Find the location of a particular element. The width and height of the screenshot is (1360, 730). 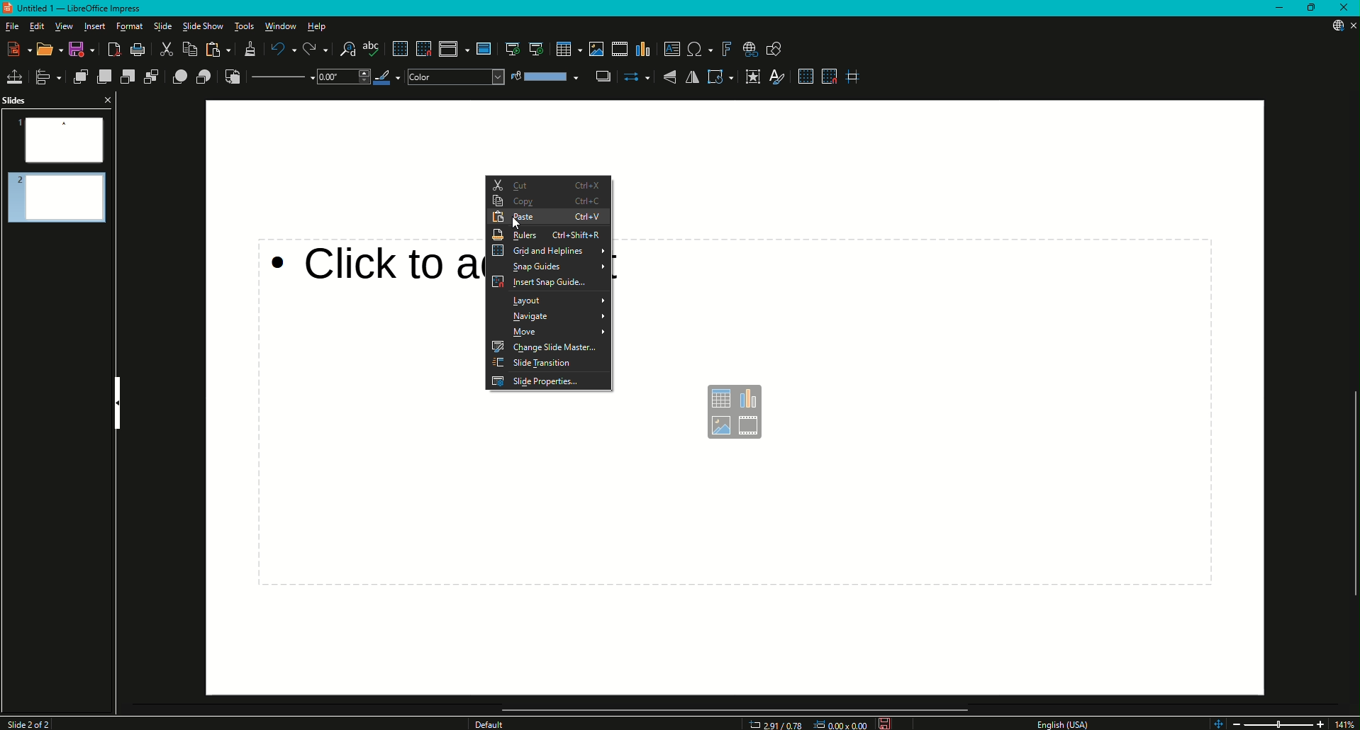

Move is located at coordinates (550, 332).